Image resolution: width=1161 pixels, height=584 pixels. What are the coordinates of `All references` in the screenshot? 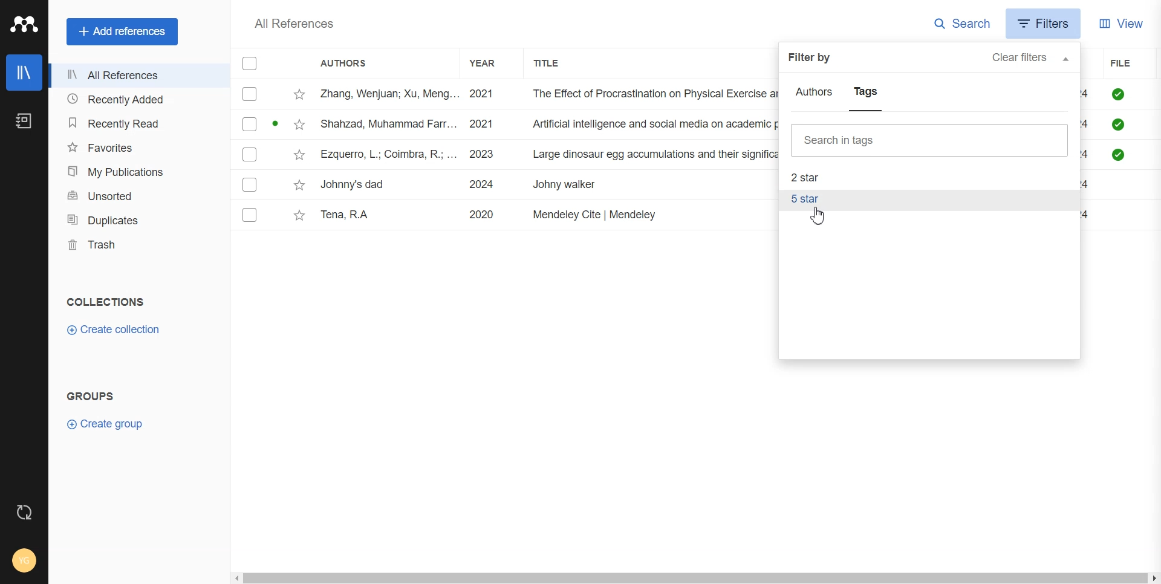 It's located at (295, 24).